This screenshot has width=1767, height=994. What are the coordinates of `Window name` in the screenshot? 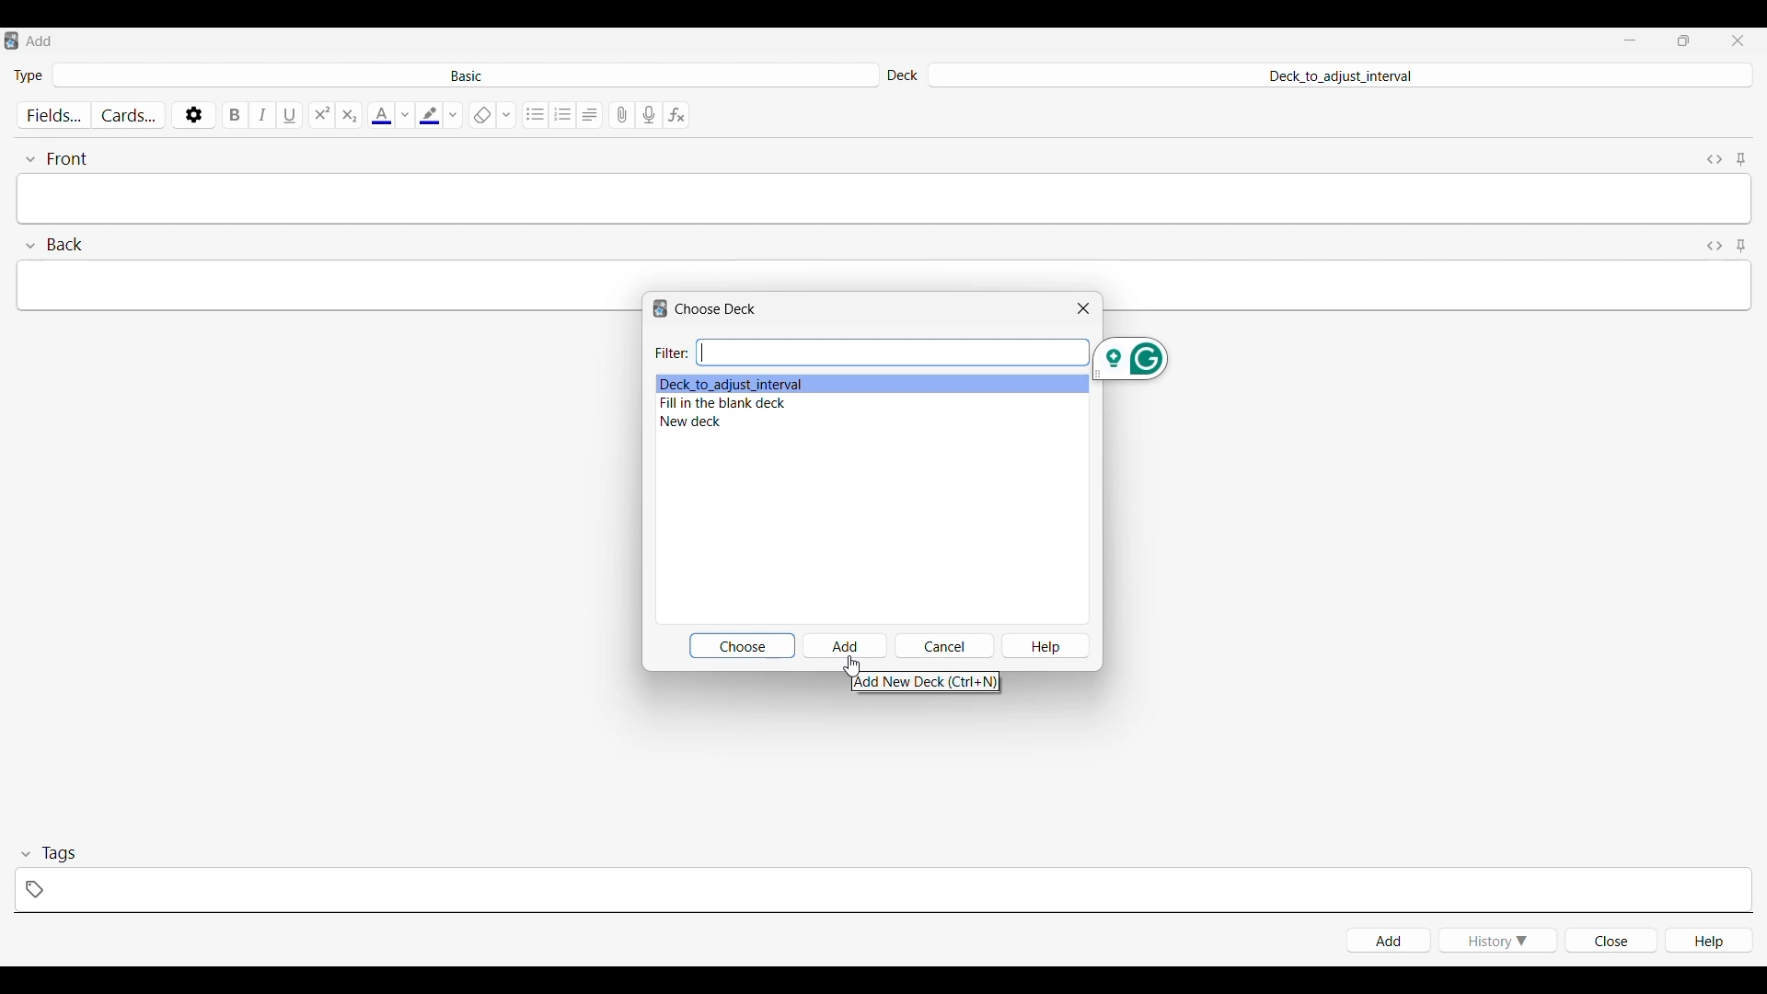 It's located at (716, 309).